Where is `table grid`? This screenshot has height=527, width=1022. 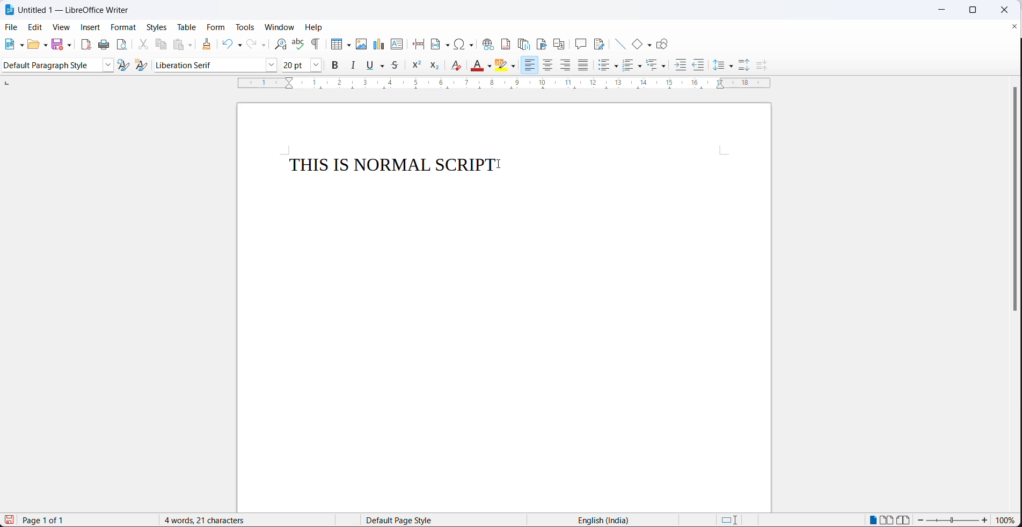 table grid is located at coordinates (348, 45).